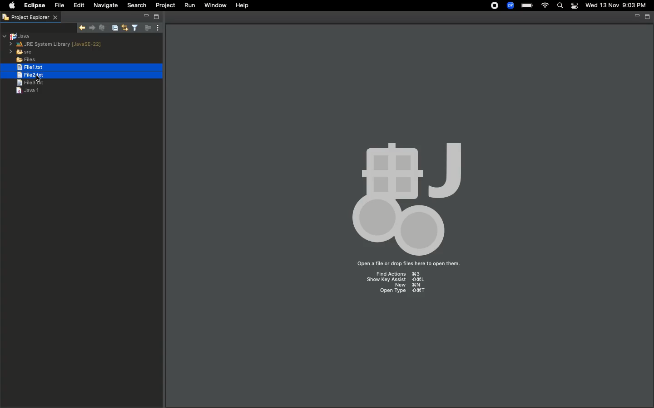  I want to click on Zoom, so click(510, 5).